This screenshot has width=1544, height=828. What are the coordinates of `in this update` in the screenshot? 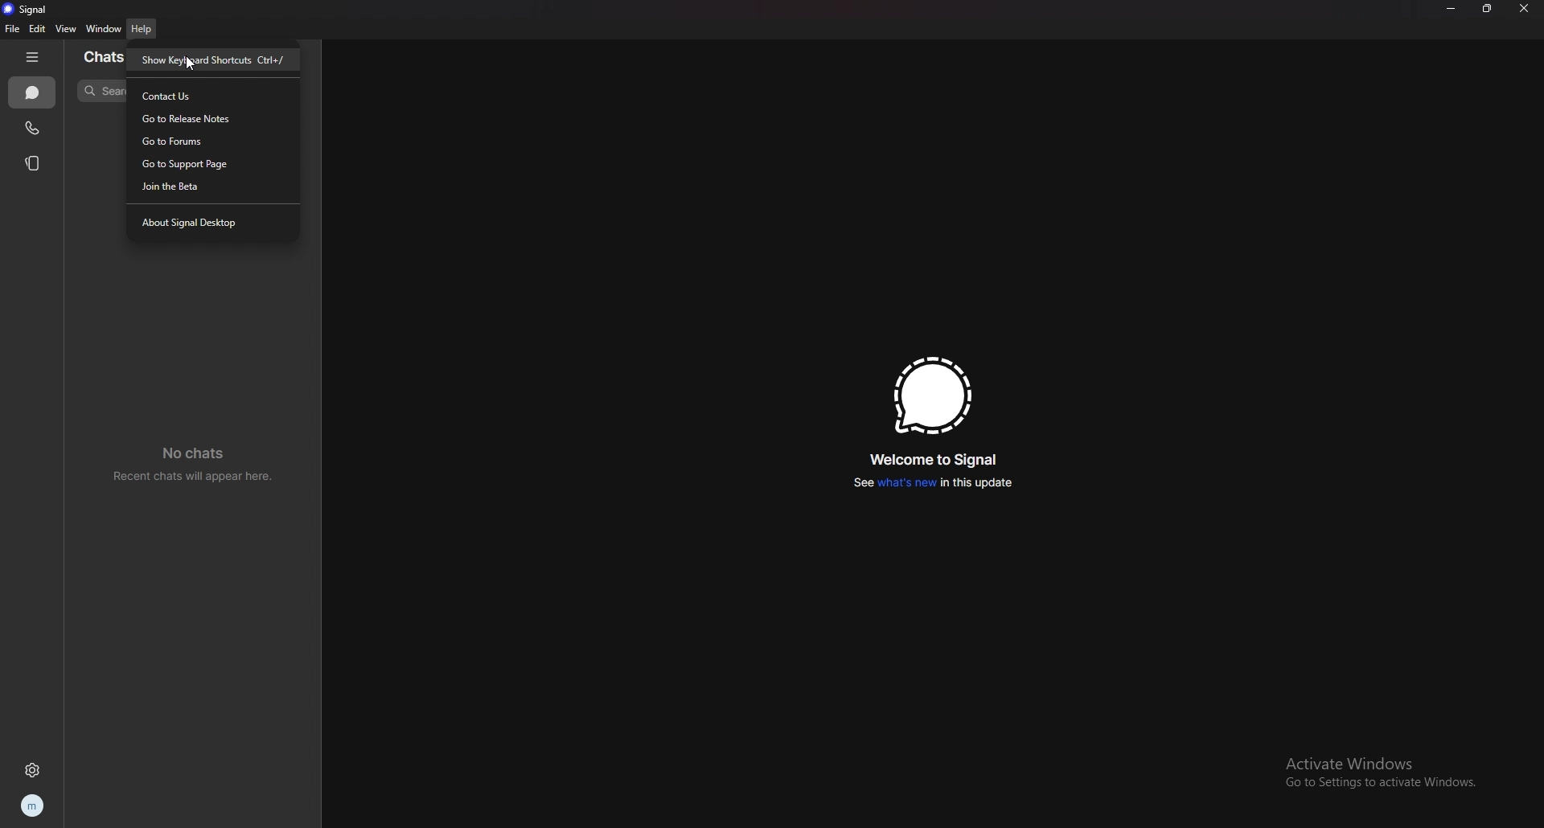 It's located at (980, 483).